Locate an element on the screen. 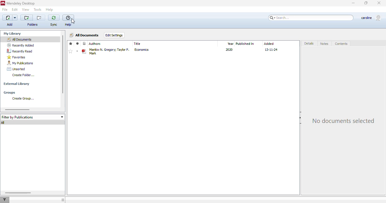  added is located at coordinates (269, 44).